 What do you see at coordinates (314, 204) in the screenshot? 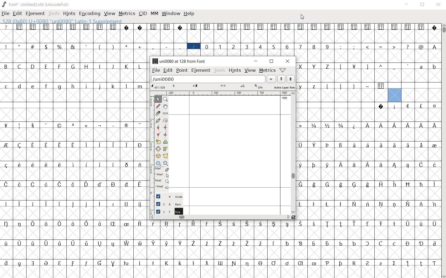
I see `glyph` at bounding box center [314, 204].